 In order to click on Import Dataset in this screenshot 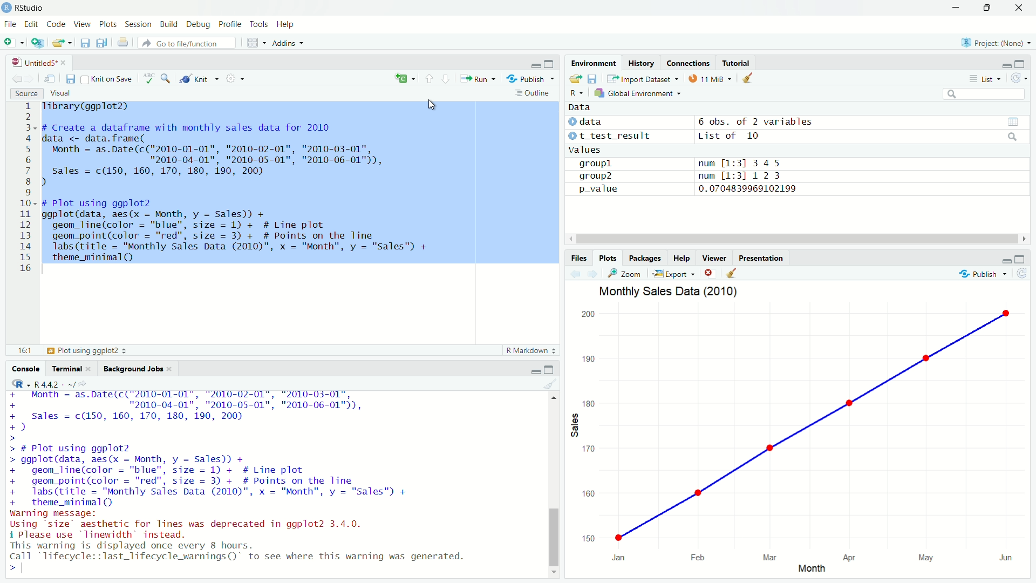, I will do `click(640, 79)`.